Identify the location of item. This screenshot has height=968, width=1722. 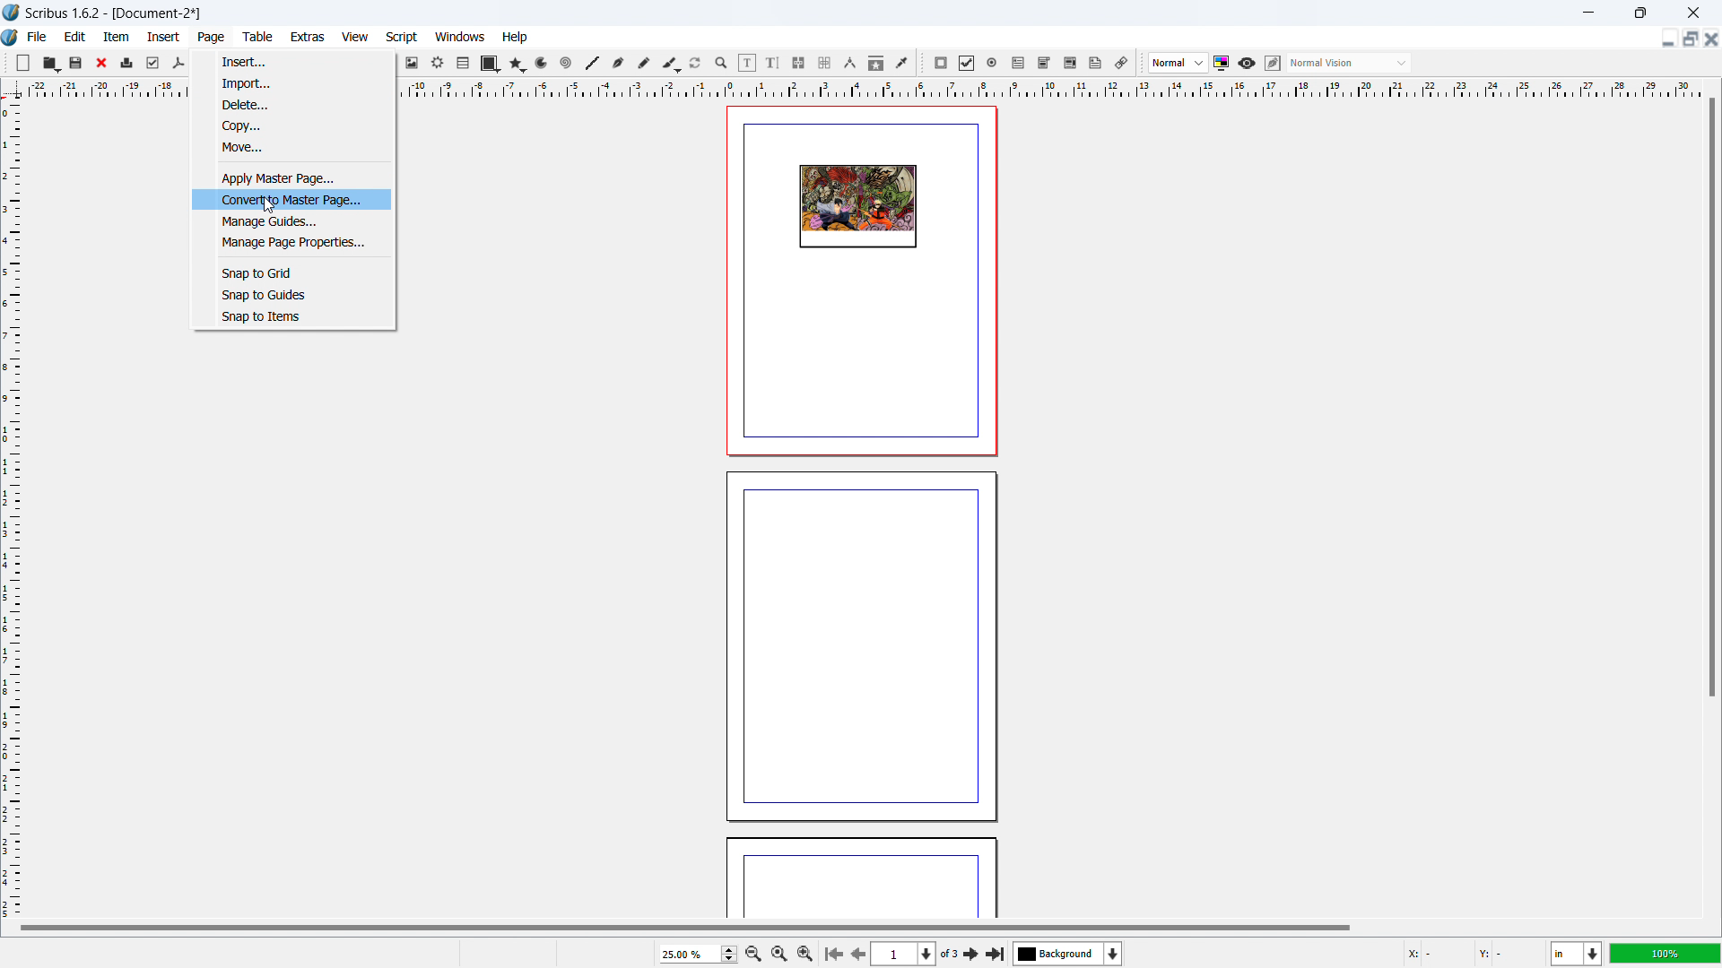
(117, 36).